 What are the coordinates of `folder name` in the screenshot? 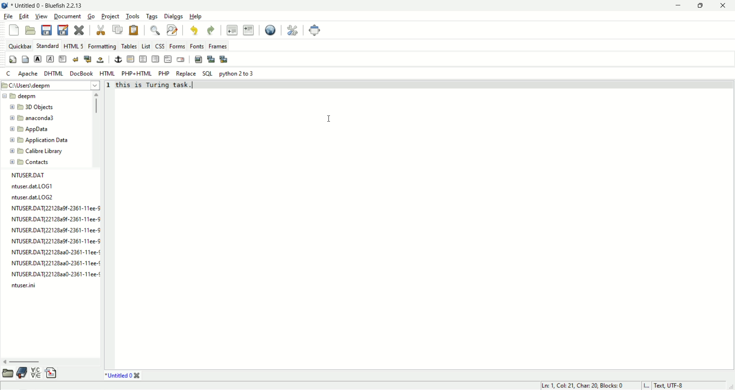 It's located at (36, 161).